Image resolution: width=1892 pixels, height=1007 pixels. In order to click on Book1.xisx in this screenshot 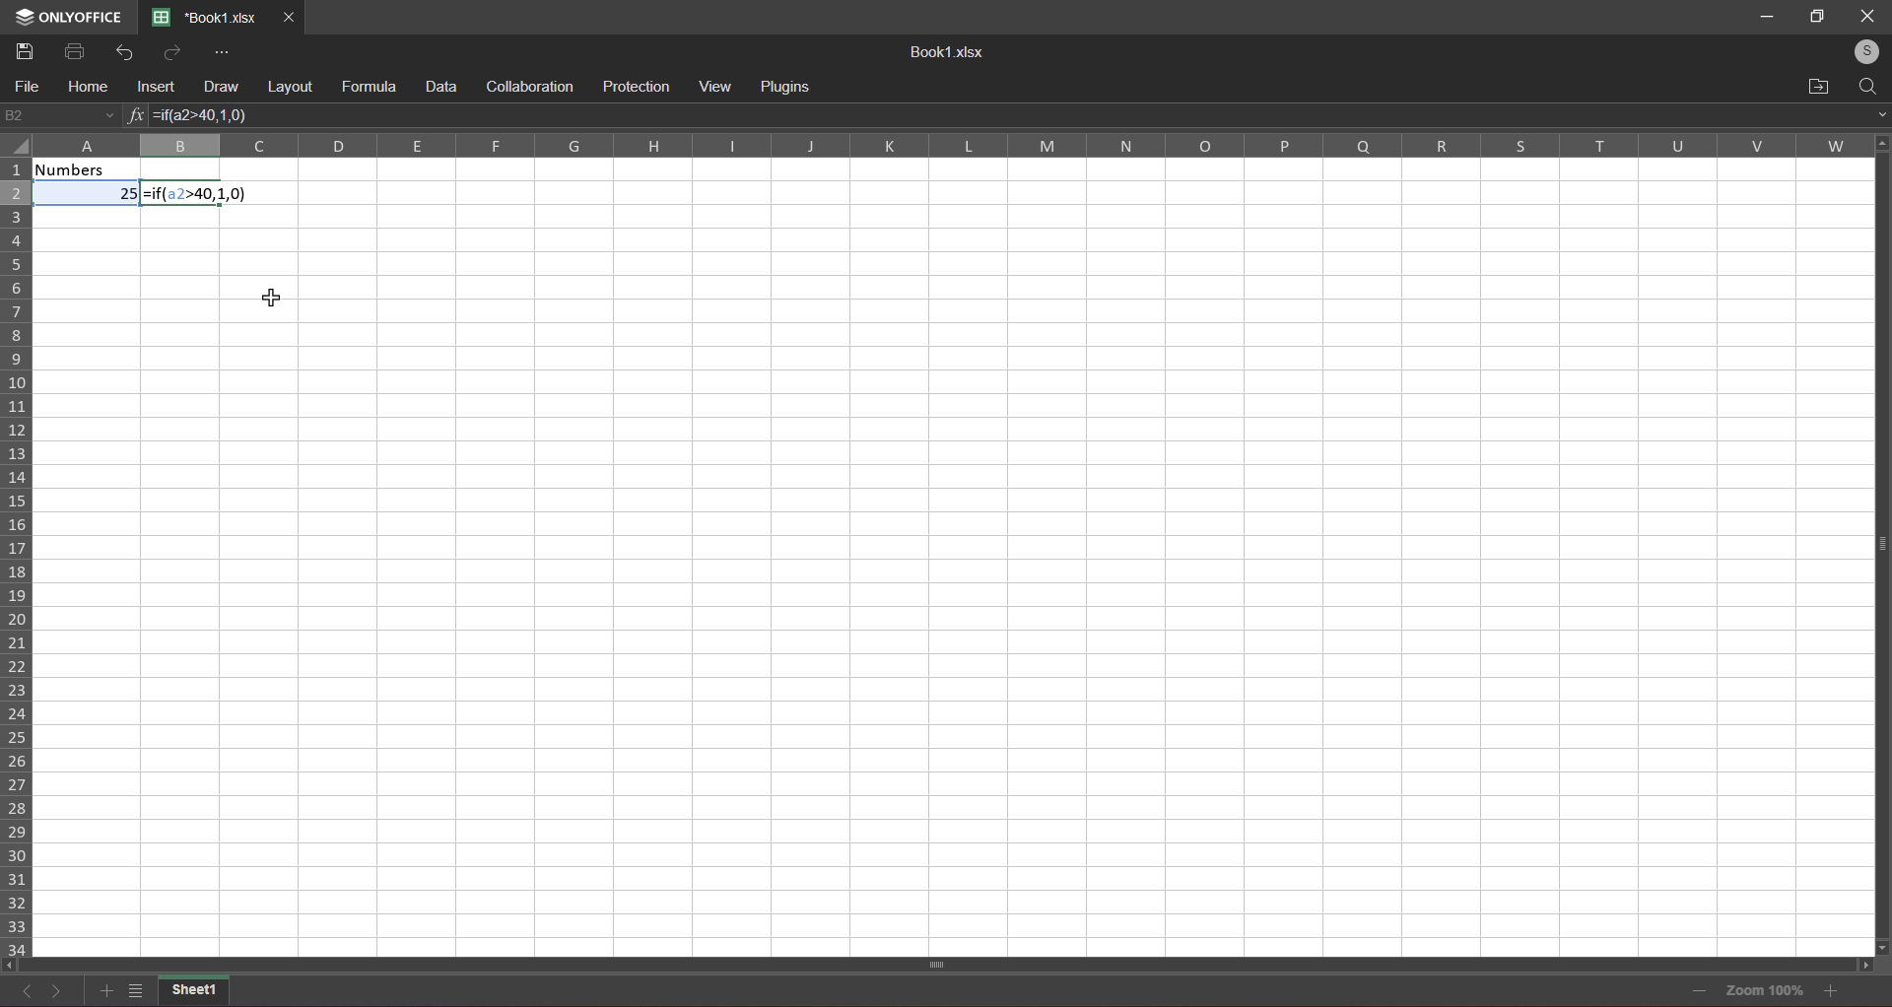, I will do `click(943, 52)`.